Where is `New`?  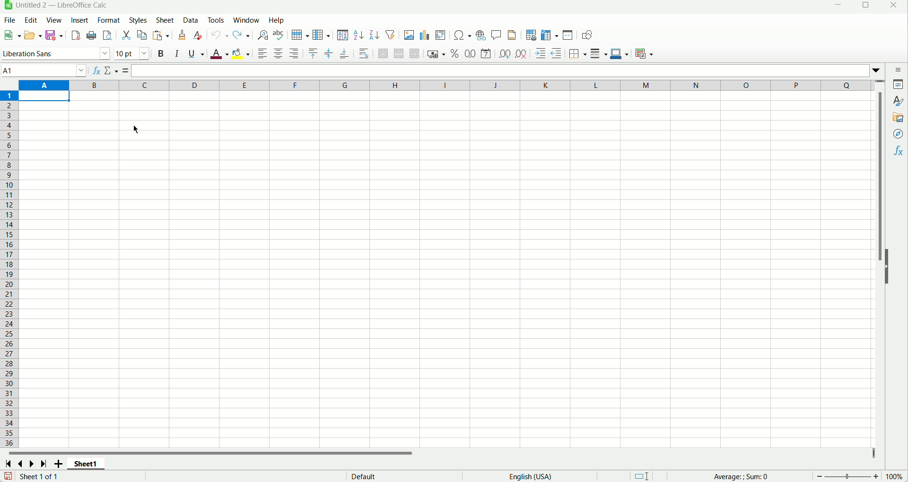 New is located at coordinates (12, 33).